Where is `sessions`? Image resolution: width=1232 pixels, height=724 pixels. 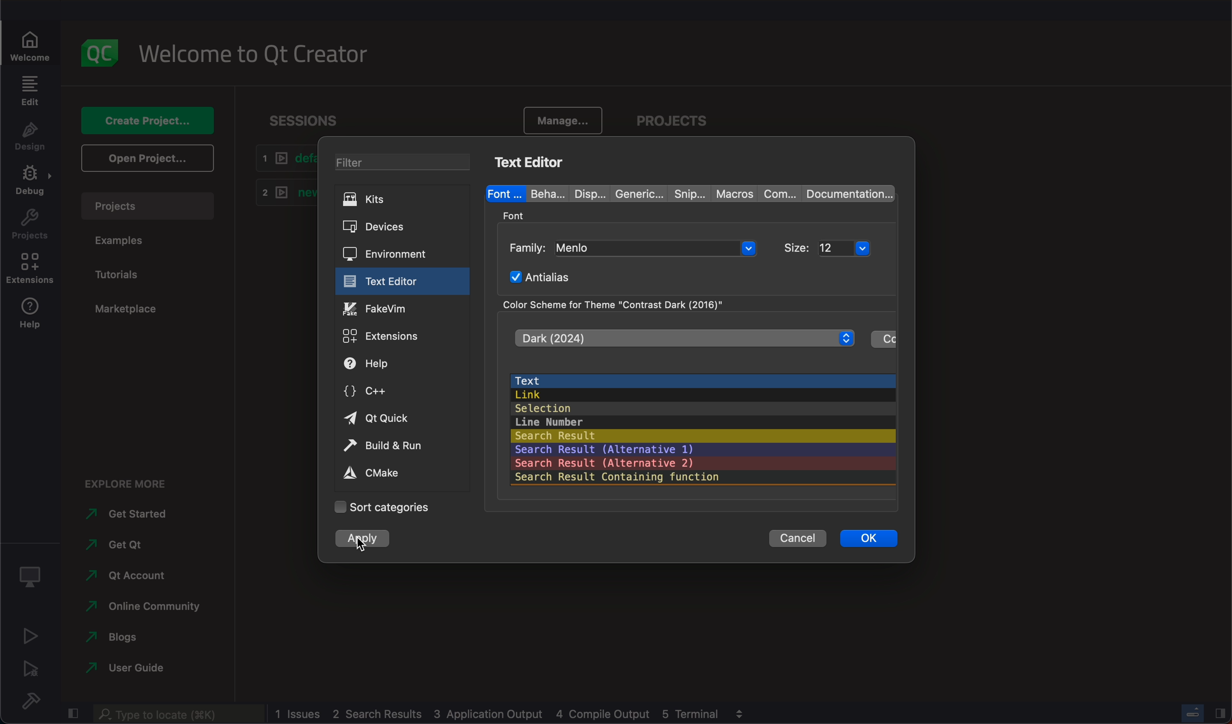
sessions is located at coordinates (307, 117).